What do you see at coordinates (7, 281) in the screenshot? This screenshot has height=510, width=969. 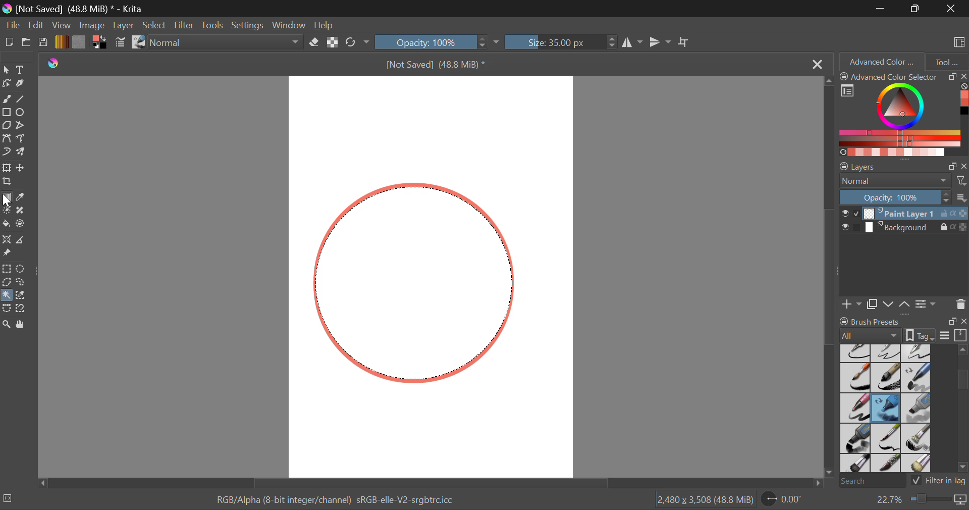 I see `Polygonal Selection Tool` at bounding box center [7, 281].